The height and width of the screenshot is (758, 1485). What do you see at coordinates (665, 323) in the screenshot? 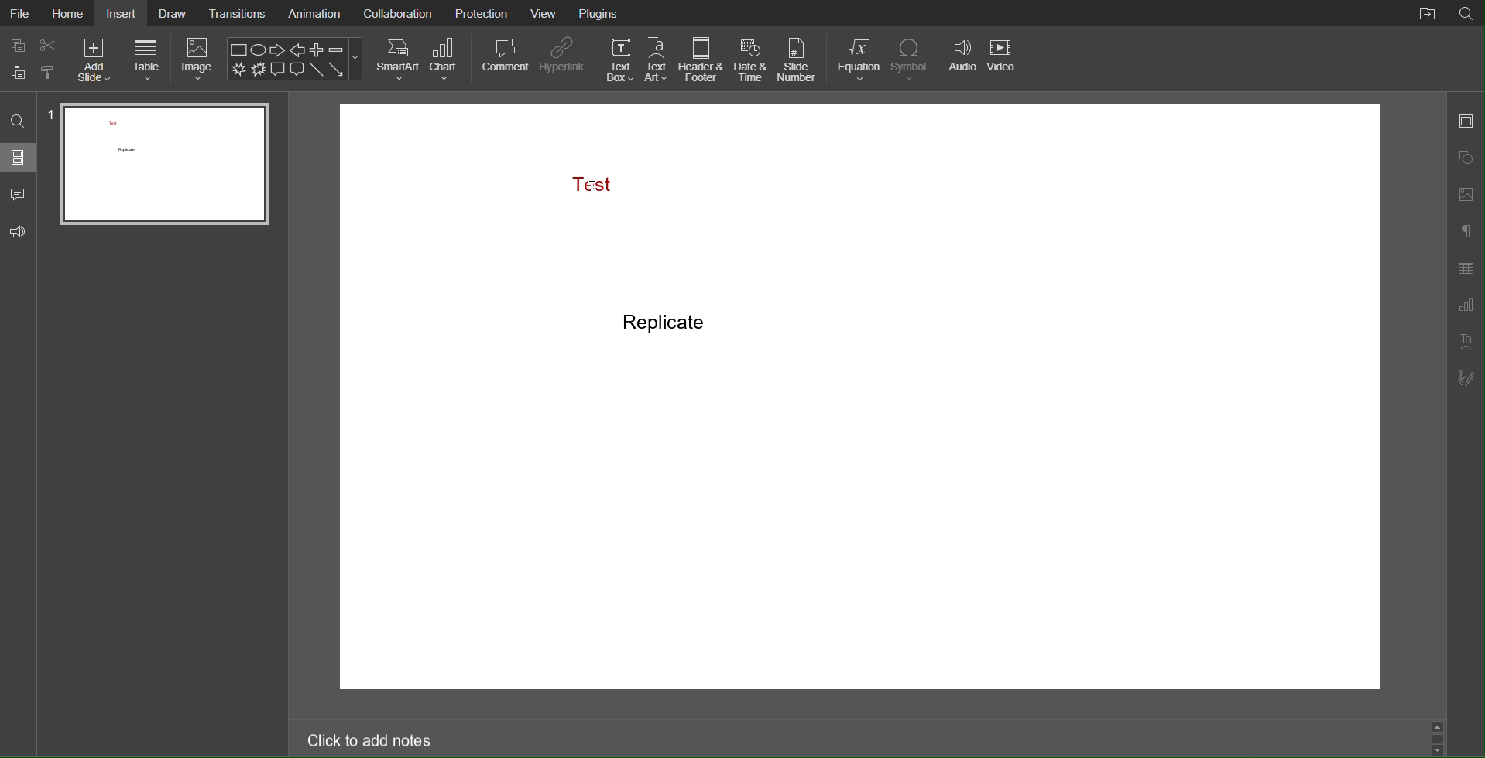
I see `Replicate` at bounding box center [665, 323].